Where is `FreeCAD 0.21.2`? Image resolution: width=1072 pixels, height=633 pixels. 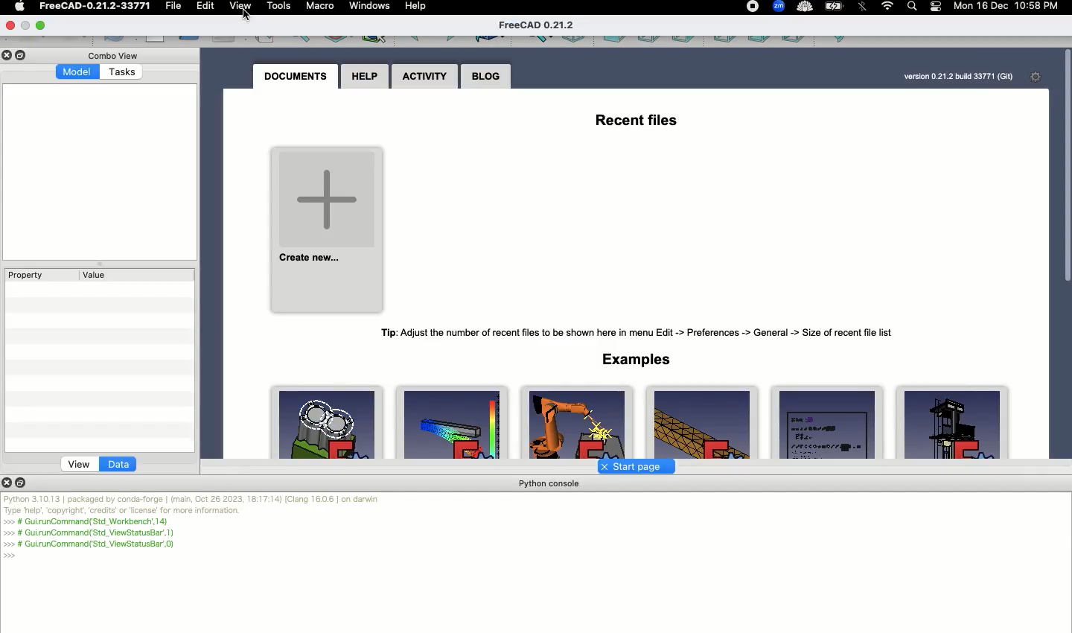 FreeCAD 0.21.2 is located at coordinates (538, 25).